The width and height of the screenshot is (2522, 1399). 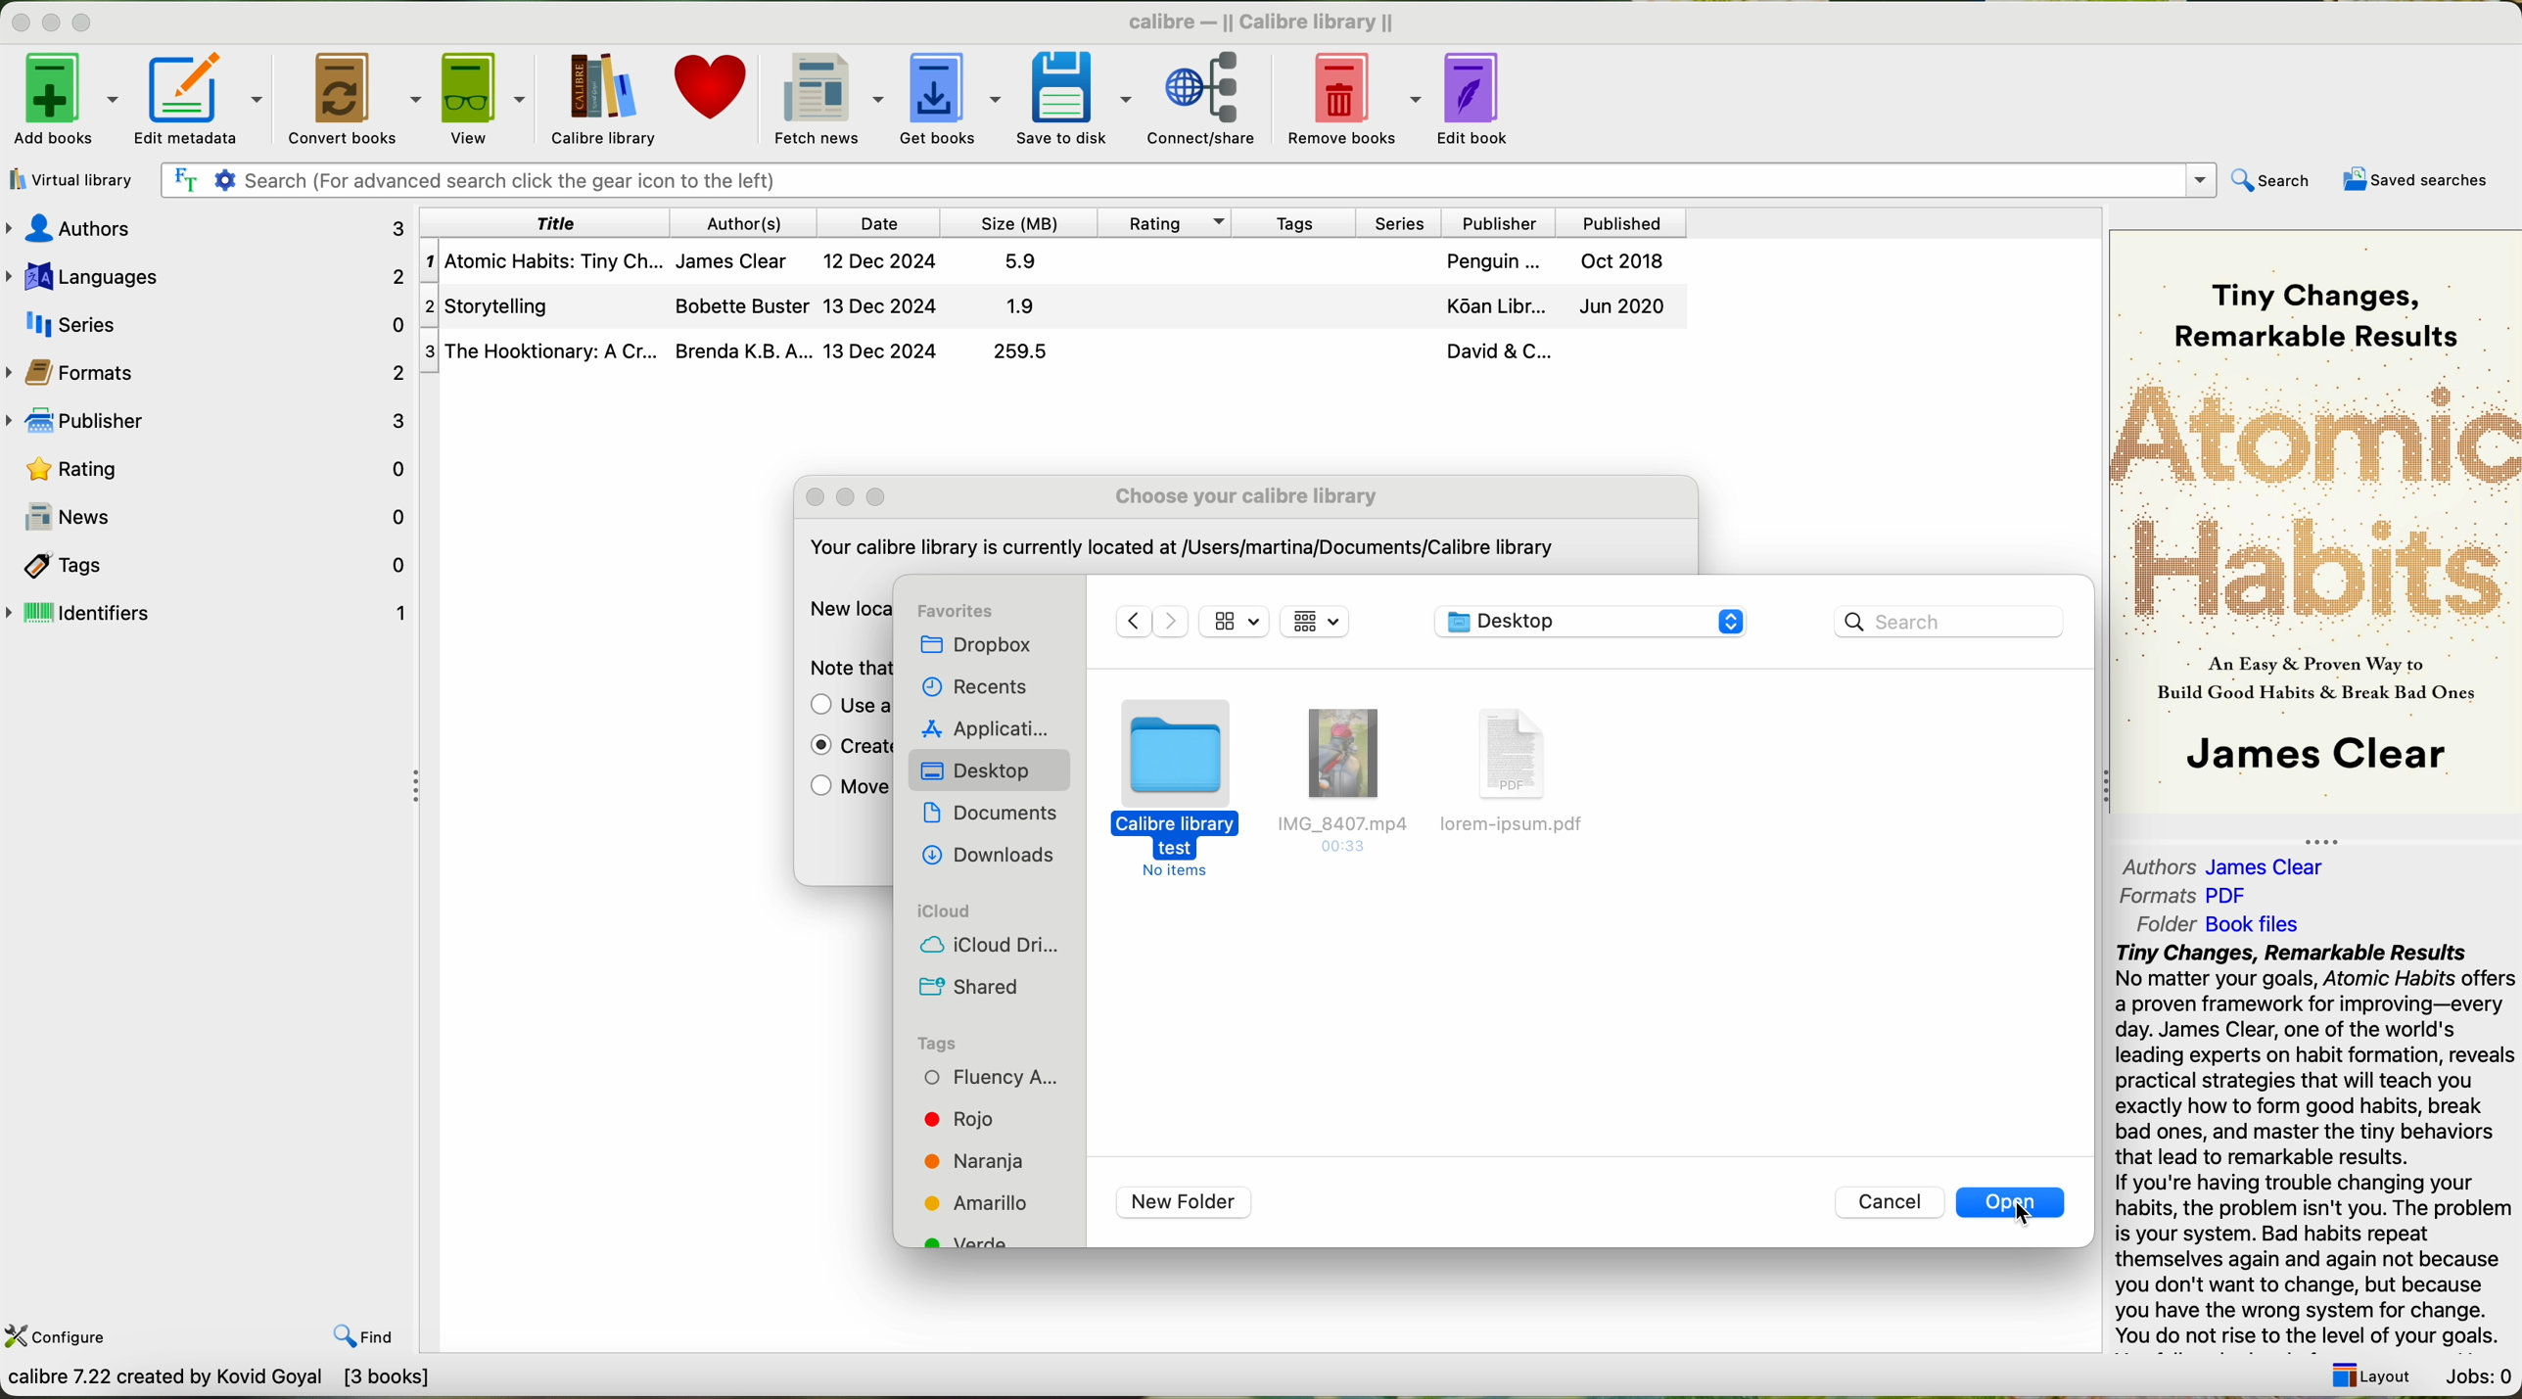 I want to click on close popup, so click(x=817, y=497).